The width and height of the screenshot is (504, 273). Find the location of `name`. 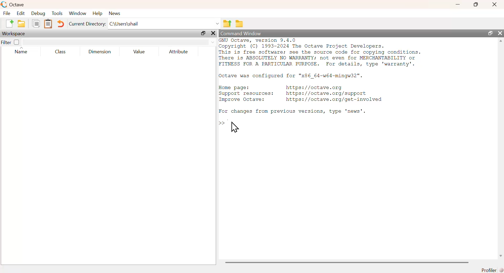

name is located at coordinates (21, 50).